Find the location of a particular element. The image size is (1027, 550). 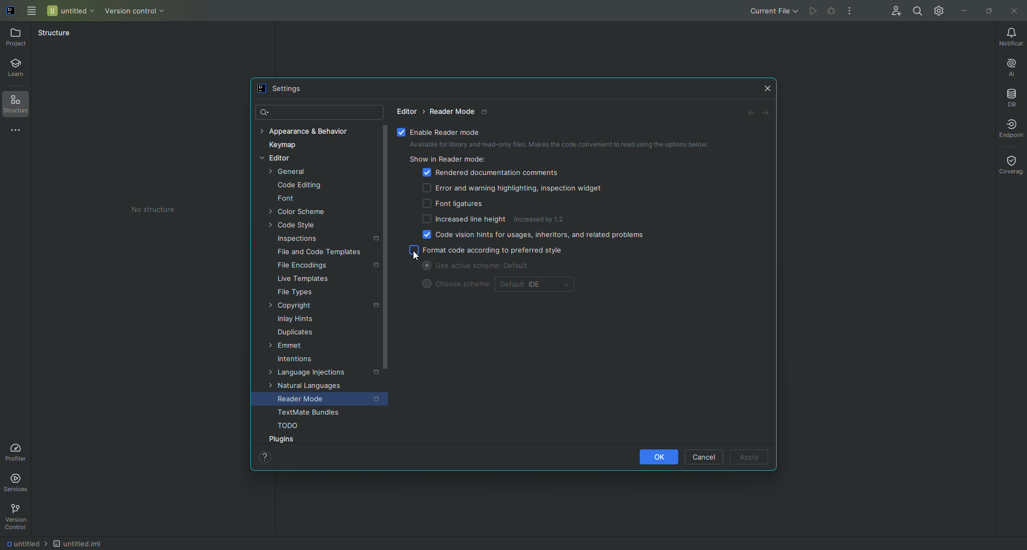

Current File is located at coordinates (776, 12).